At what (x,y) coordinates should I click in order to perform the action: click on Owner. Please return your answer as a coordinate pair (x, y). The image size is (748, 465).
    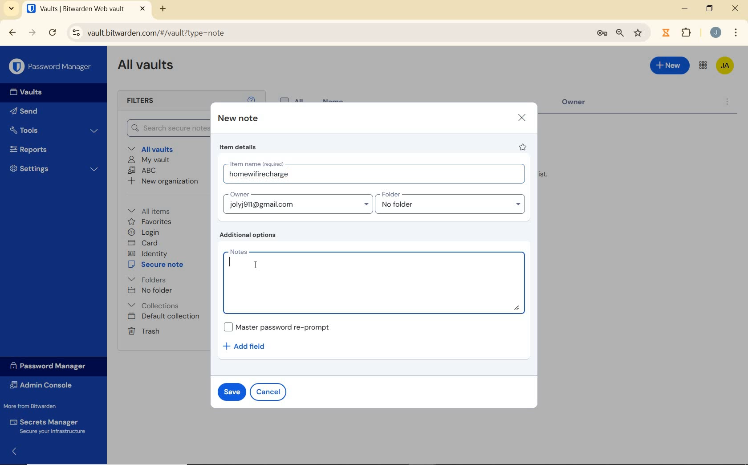
    Looking at the image, I should click on (297, 202).